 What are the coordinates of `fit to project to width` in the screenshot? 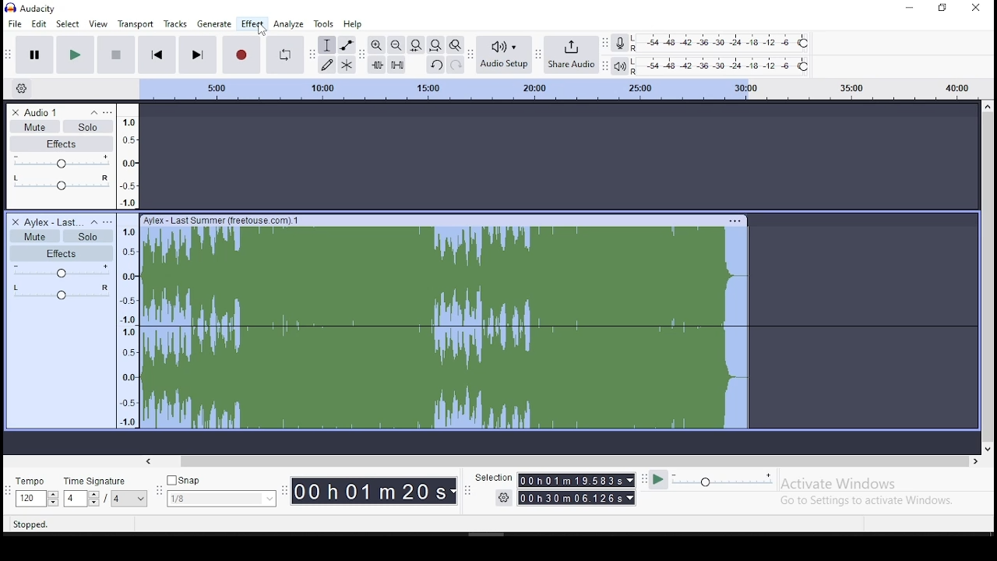 It's located at (435, 44).